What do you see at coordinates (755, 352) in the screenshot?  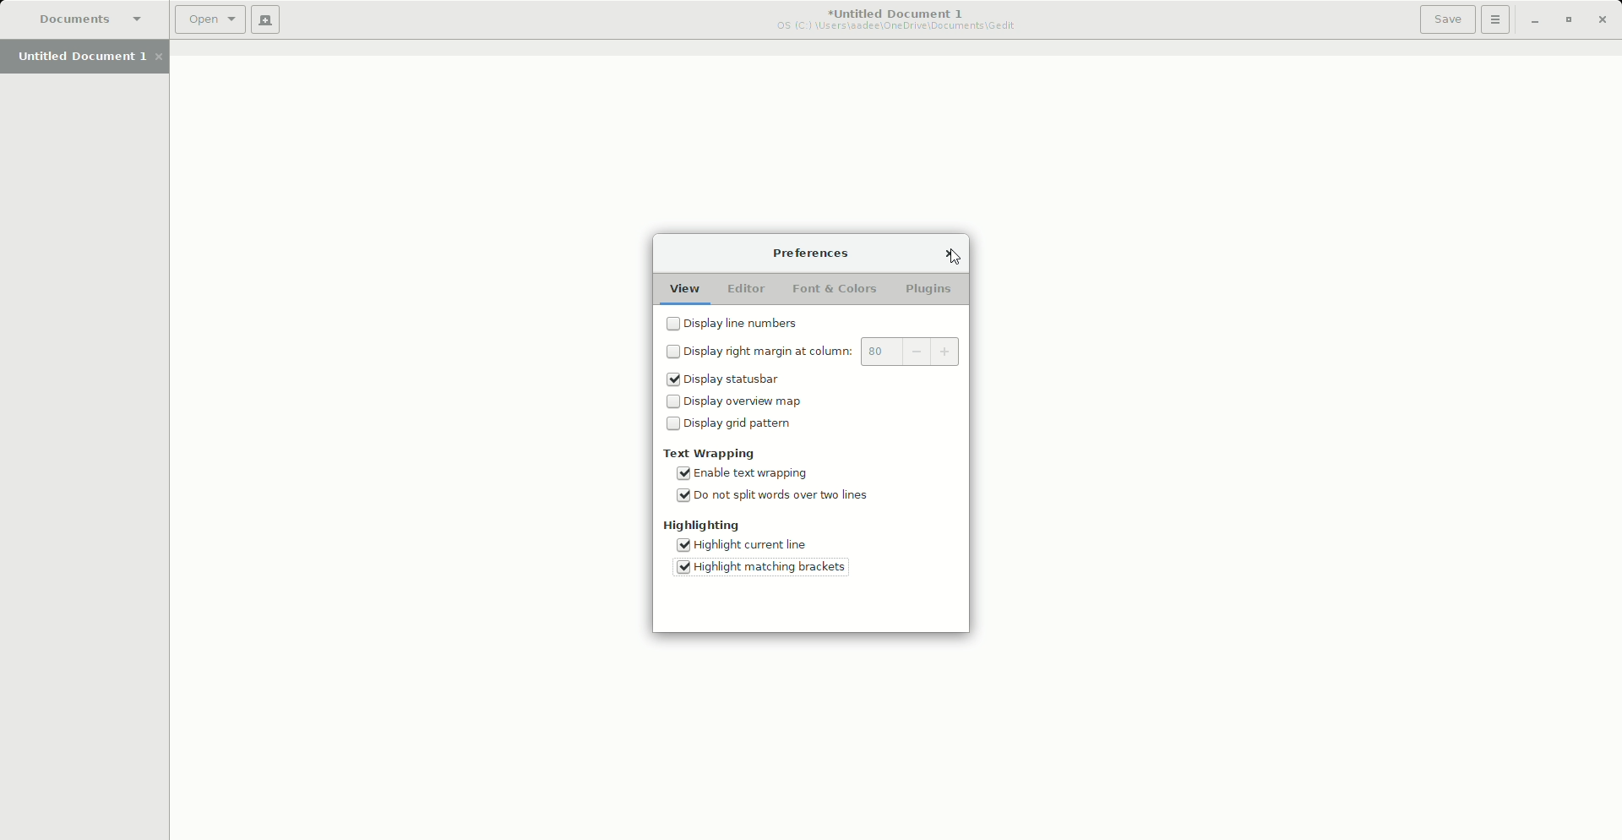 I see `Right margin at column` at bounding box center [755, 352].